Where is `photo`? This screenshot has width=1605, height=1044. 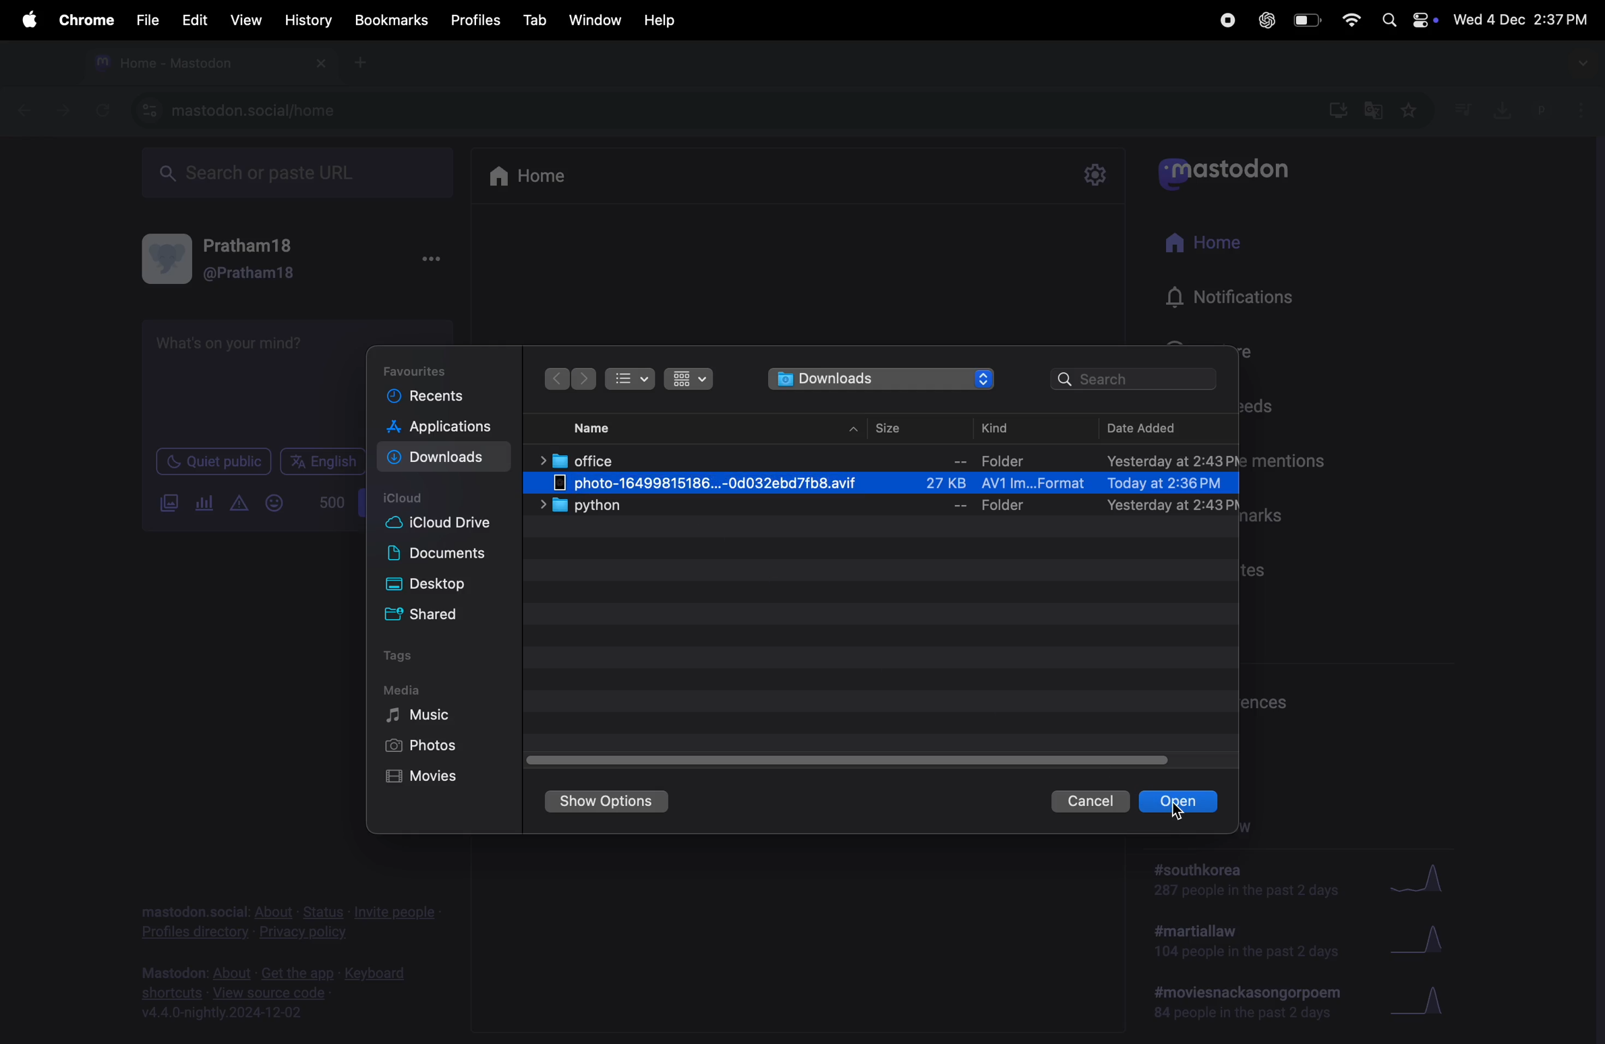
photo is located at coordinates (892, 484).